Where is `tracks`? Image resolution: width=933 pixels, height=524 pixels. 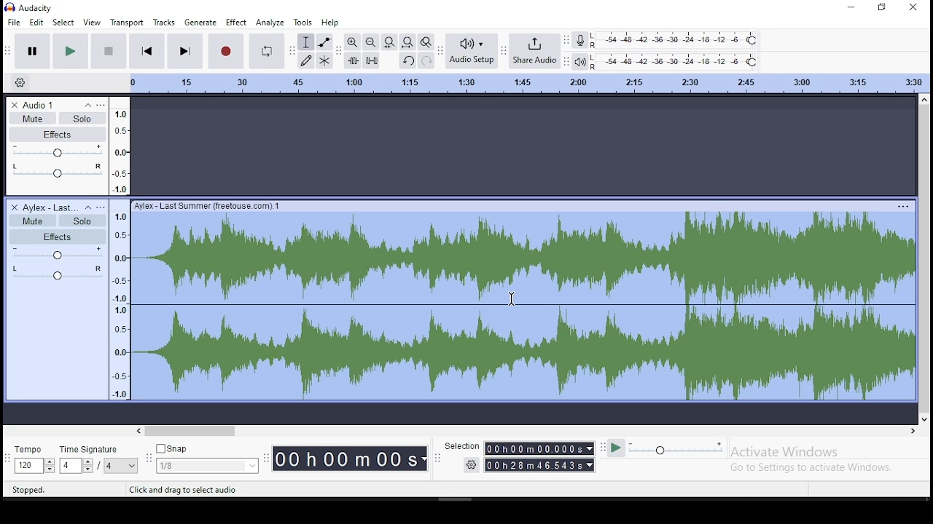 tracks is located at coordinates (164, 22).